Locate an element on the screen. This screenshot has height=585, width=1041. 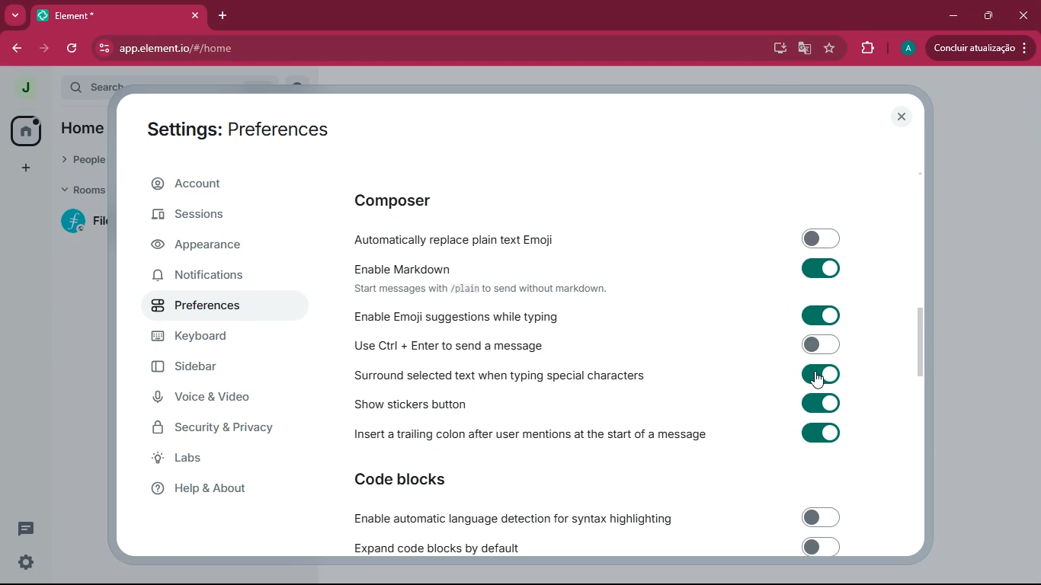
composer is located at coordinates (437, 200).